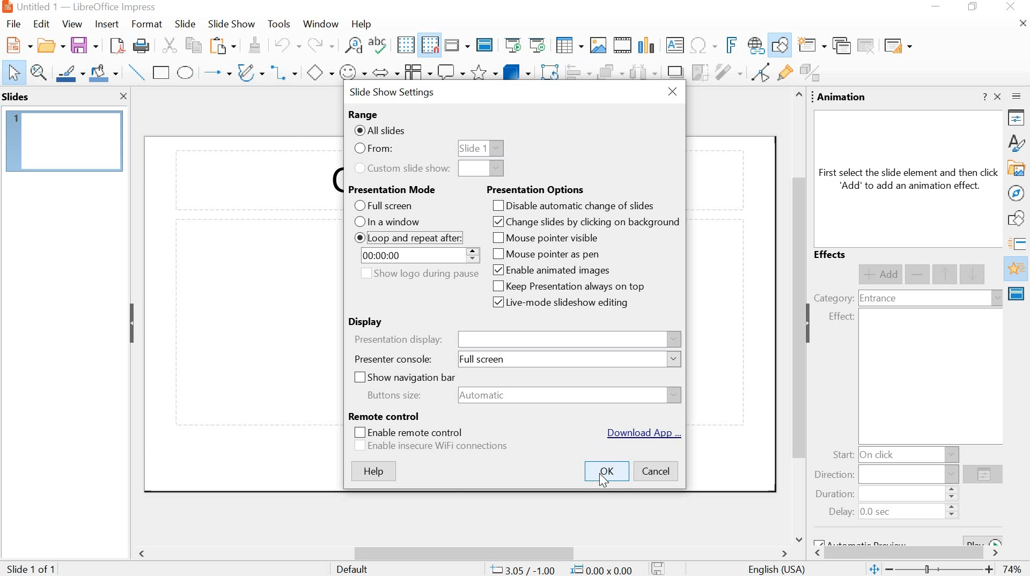 The image size is (1030, 576). I want to click on scroll bar, so click(796, 316).